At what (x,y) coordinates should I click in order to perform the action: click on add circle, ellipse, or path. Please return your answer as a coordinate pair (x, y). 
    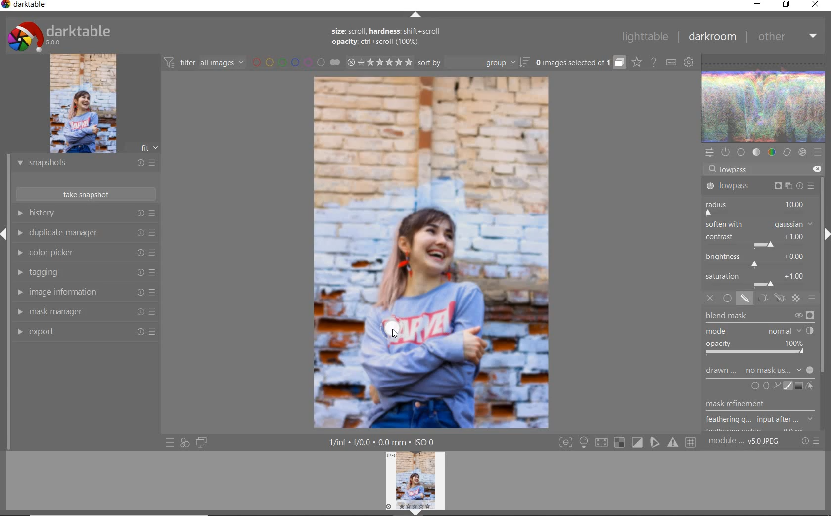
    Looking at the image, I should click on (766, 387).